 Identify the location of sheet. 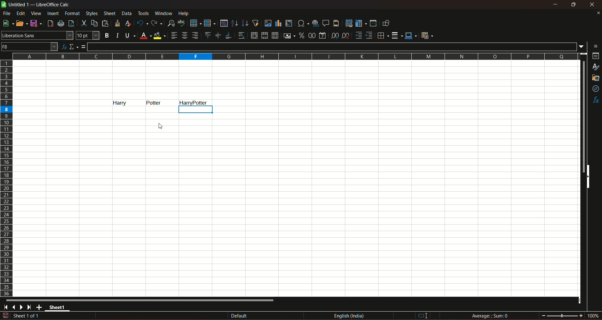
(110, 13).